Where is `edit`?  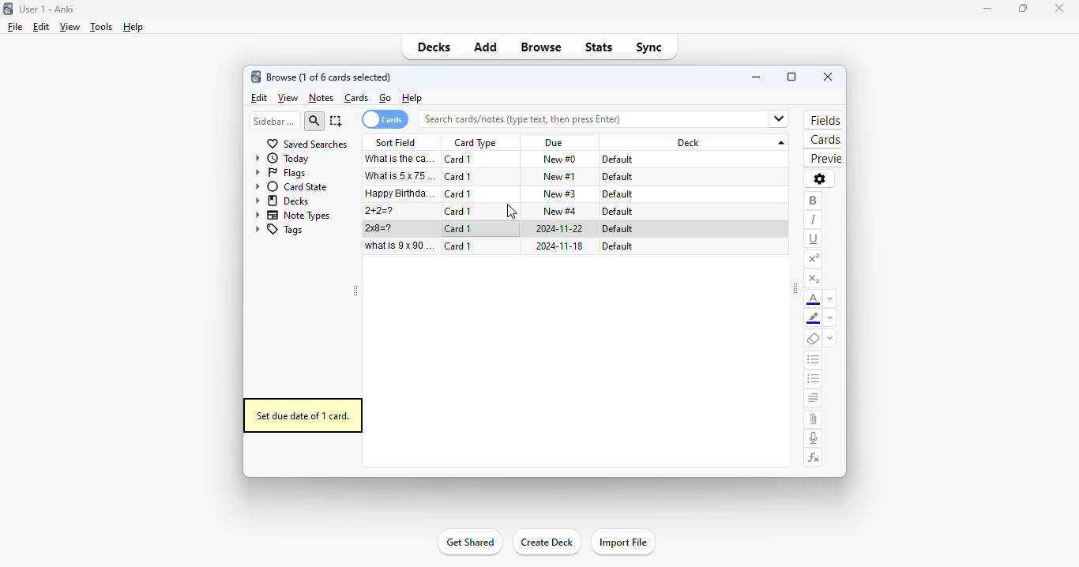 edit is located at coordinates (258, 98).